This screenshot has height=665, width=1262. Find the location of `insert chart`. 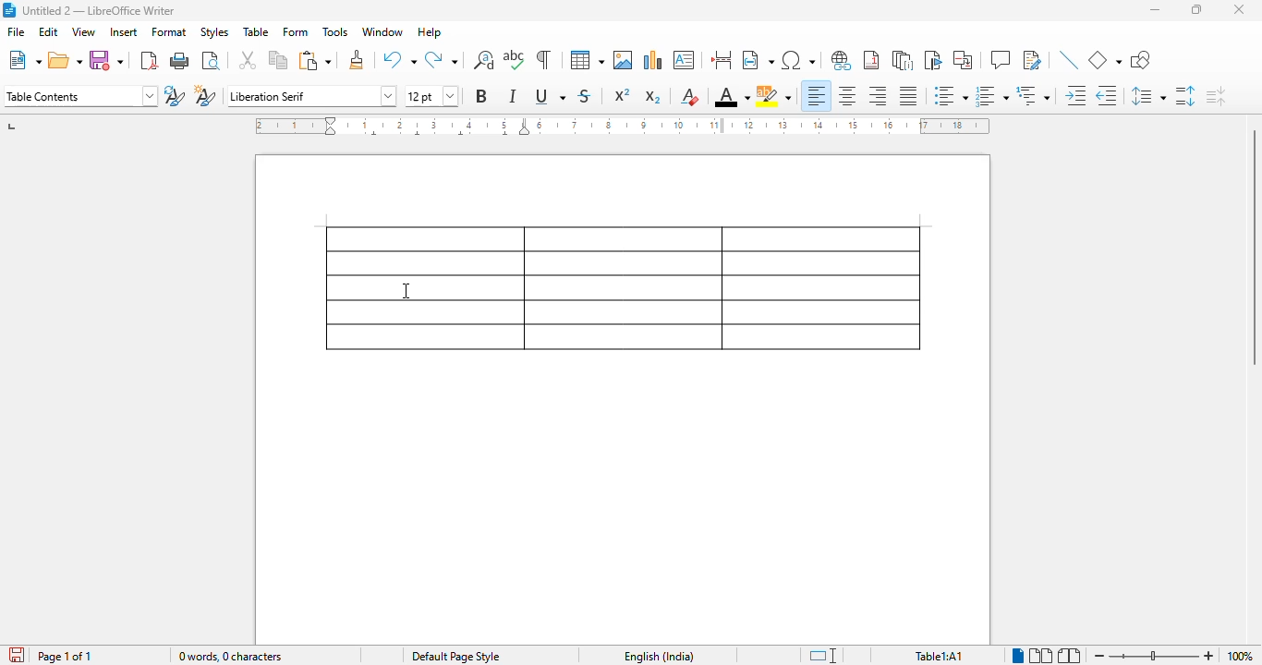

insert chart is located at coordinates (653, 60).